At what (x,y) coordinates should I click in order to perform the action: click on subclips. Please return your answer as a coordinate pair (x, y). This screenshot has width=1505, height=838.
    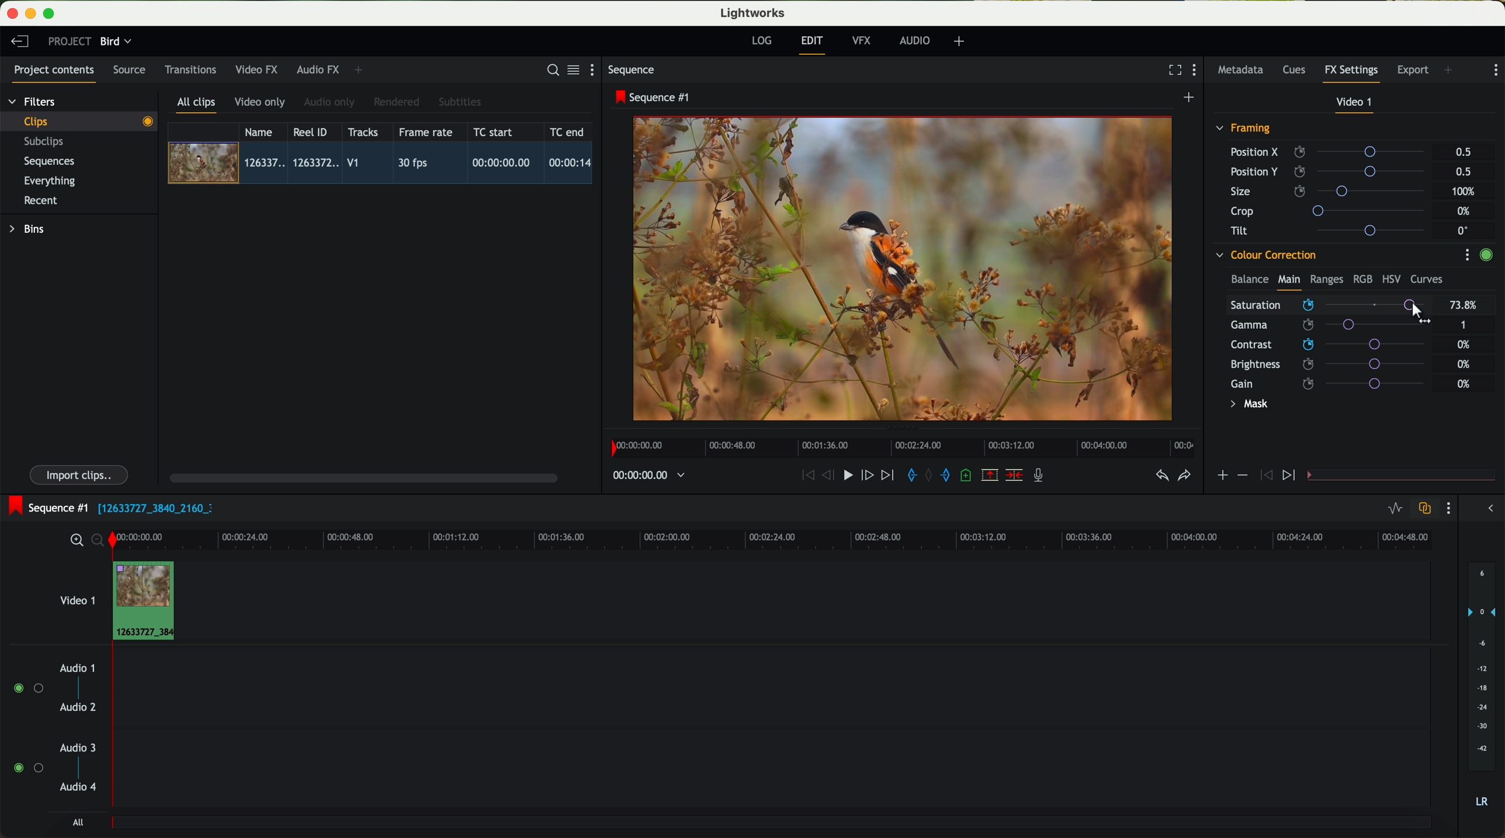
    Looking at the image, I should click on (47, 142).